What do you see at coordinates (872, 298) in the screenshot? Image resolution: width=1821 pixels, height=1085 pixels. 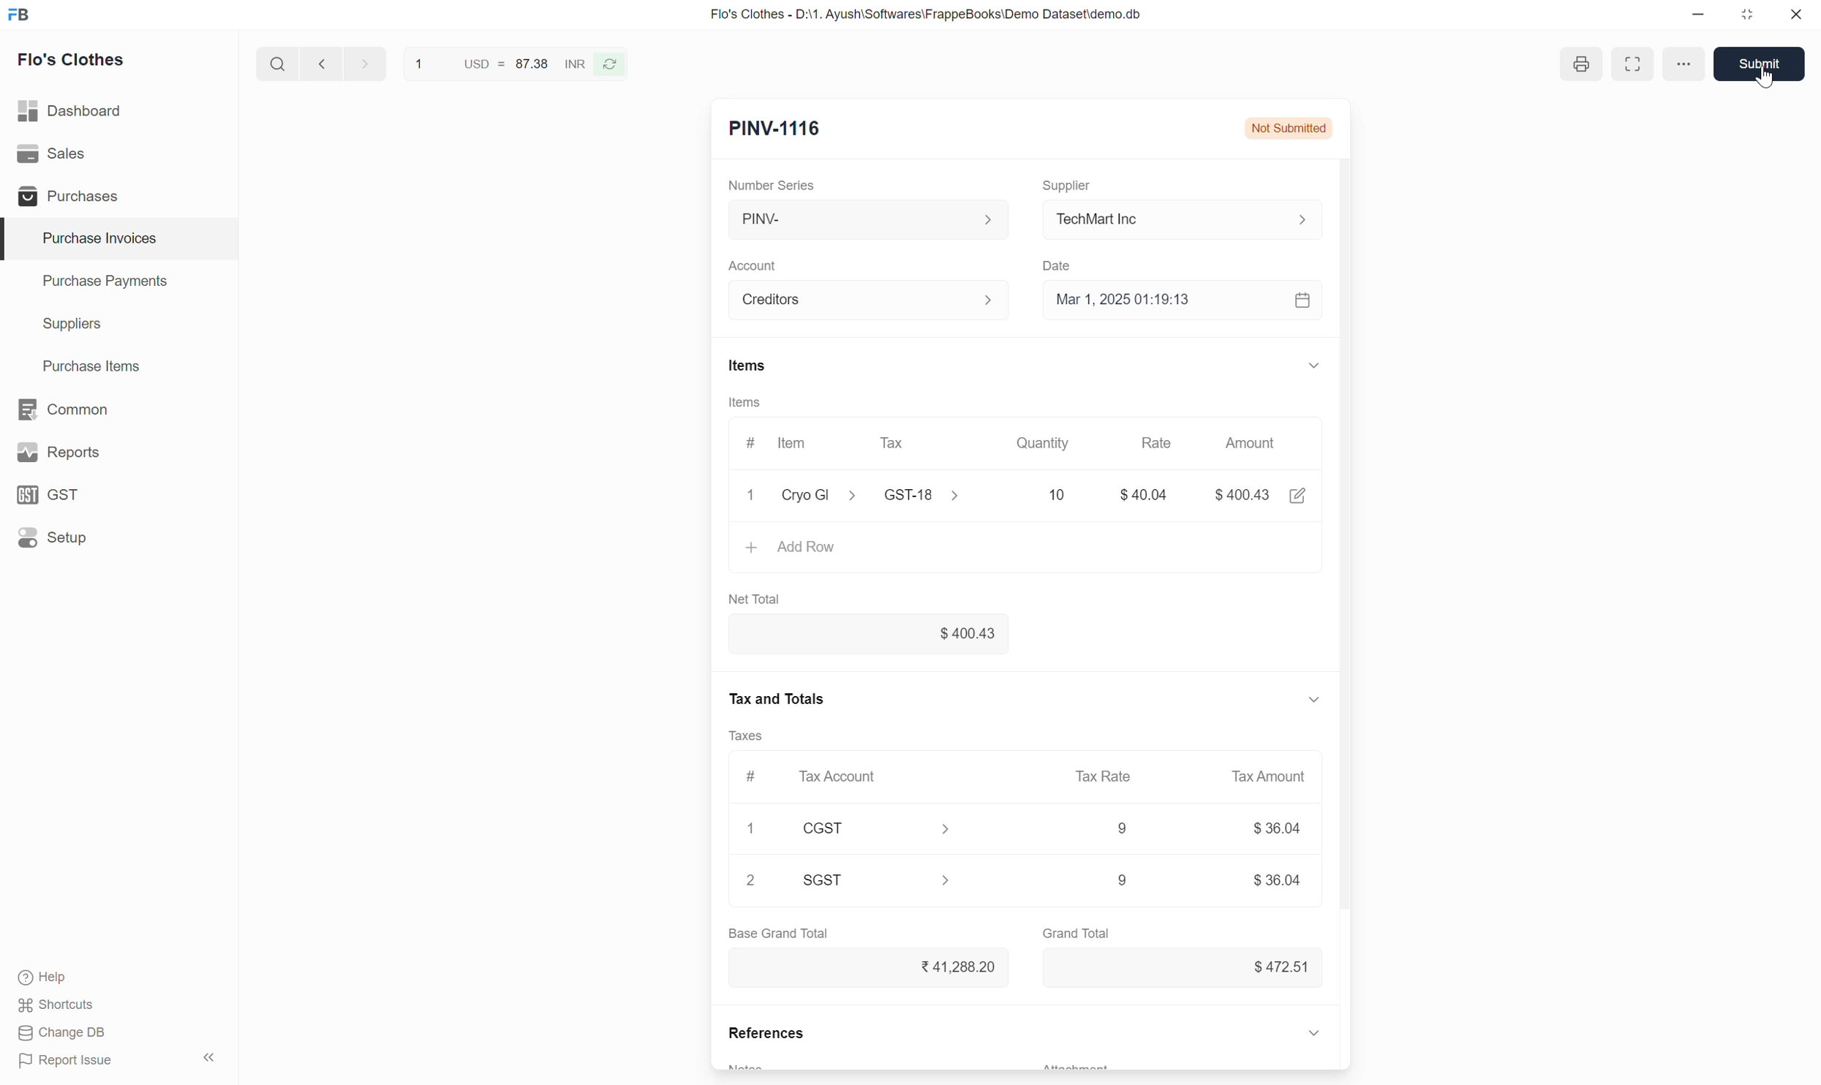 I see `Account ` at bounding box center [872, 298].